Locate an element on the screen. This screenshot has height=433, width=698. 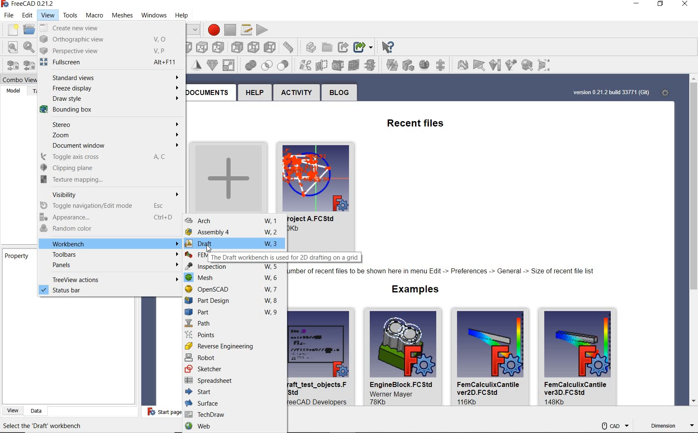
ct the ‘Draft’ workbench is located at coordinates (46, 426).